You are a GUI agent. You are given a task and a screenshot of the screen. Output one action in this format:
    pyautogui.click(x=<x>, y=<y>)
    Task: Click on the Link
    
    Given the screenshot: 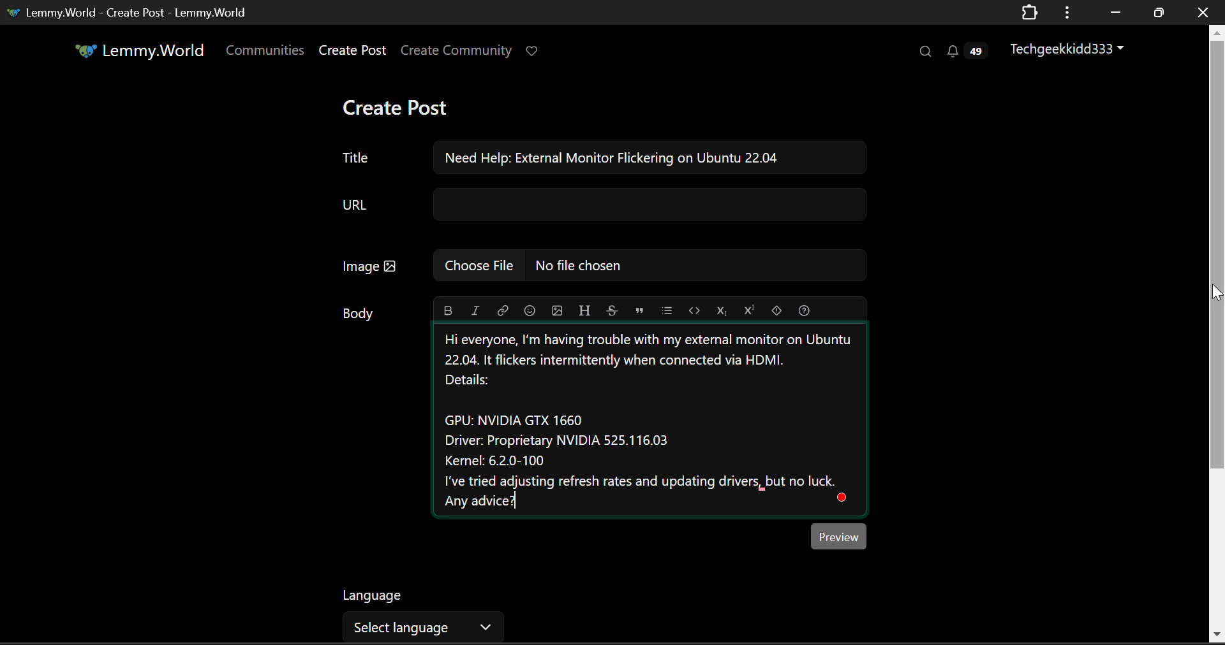 What is the action you would take?
    pyautogui.click(x=501, y=312)
    